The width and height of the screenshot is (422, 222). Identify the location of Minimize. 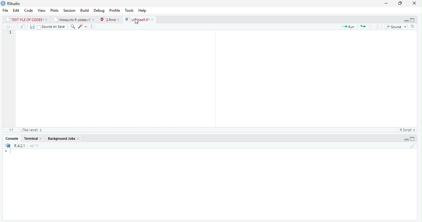
(386, 3).